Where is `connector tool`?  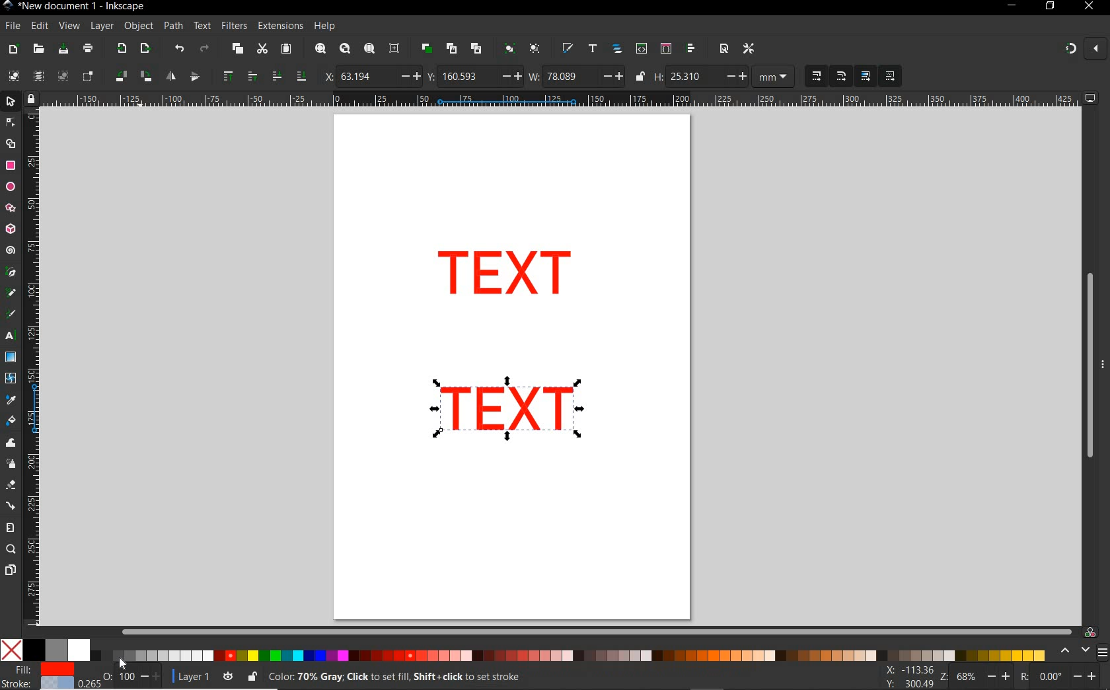
connector tool is located at coordinates (11, 506).